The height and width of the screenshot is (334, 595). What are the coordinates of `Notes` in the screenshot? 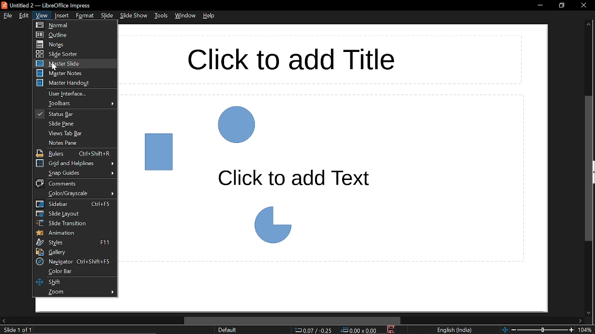 It's located at (72, 44).